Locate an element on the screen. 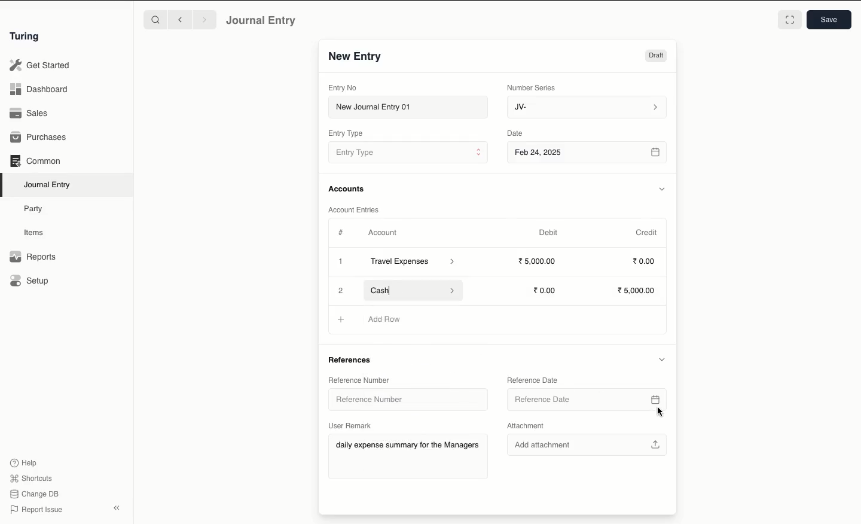 The image size is (861, 524). Hashtag is located at coordinates (342, 232).